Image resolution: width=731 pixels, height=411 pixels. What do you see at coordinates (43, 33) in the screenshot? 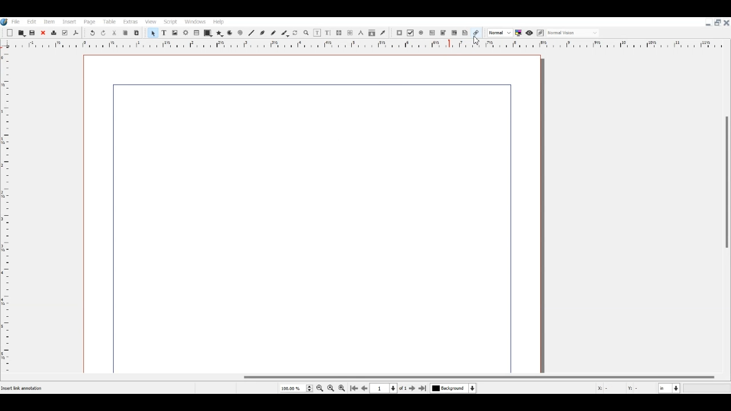
I see `Close` at bounding box center [43, 33].